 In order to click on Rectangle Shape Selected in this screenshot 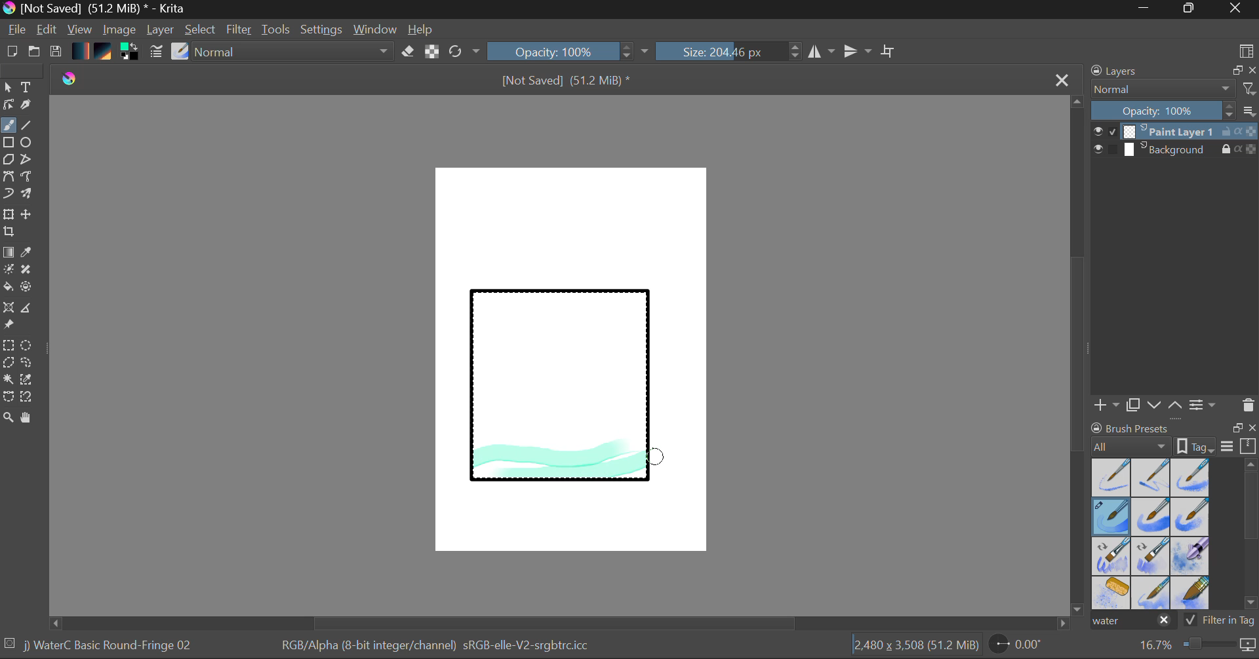, I will do `click(561, 398)`.